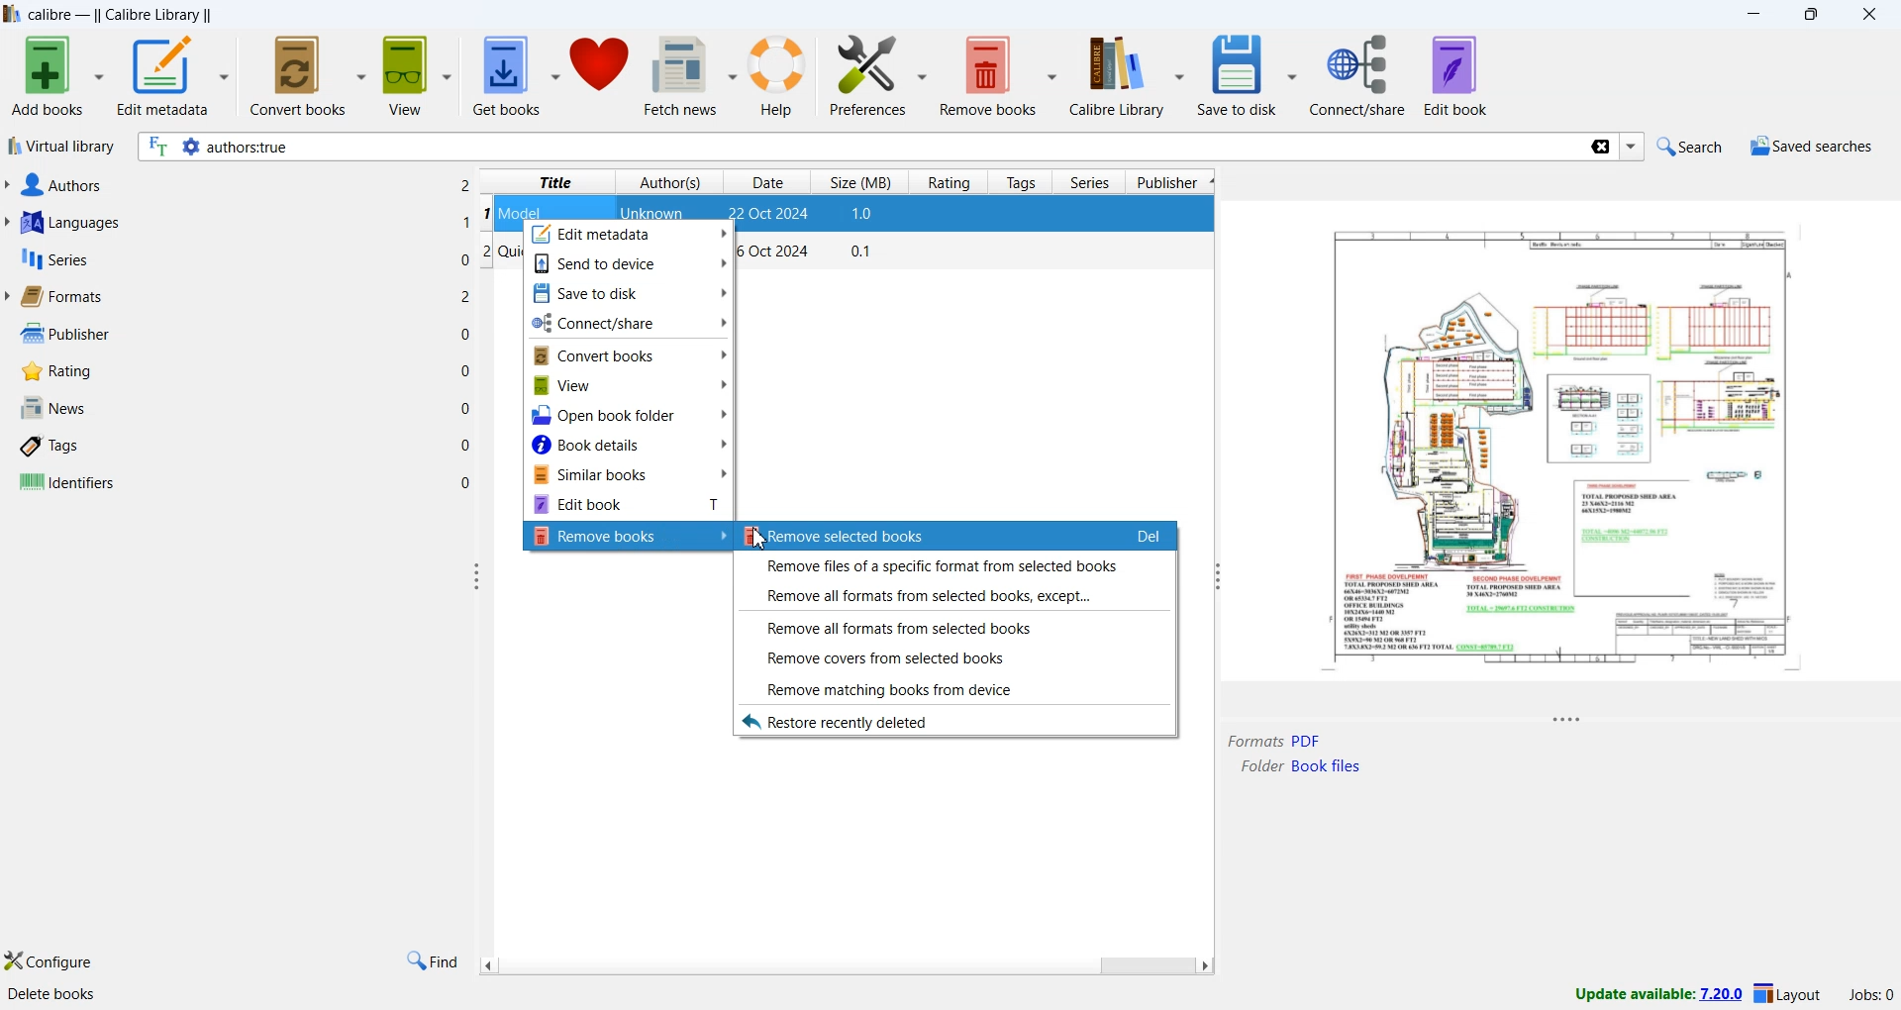  I want to click on , so click(465, 184).